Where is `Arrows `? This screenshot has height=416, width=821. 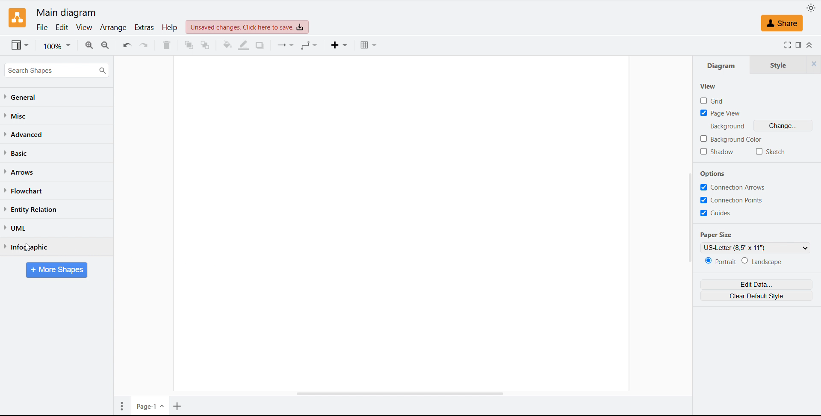 Arrows  is located at coordinates (21, 172).